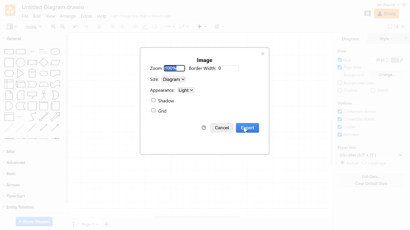 This screenshot has width=410, height=230. I want to click on Connection, so click(169, 27).